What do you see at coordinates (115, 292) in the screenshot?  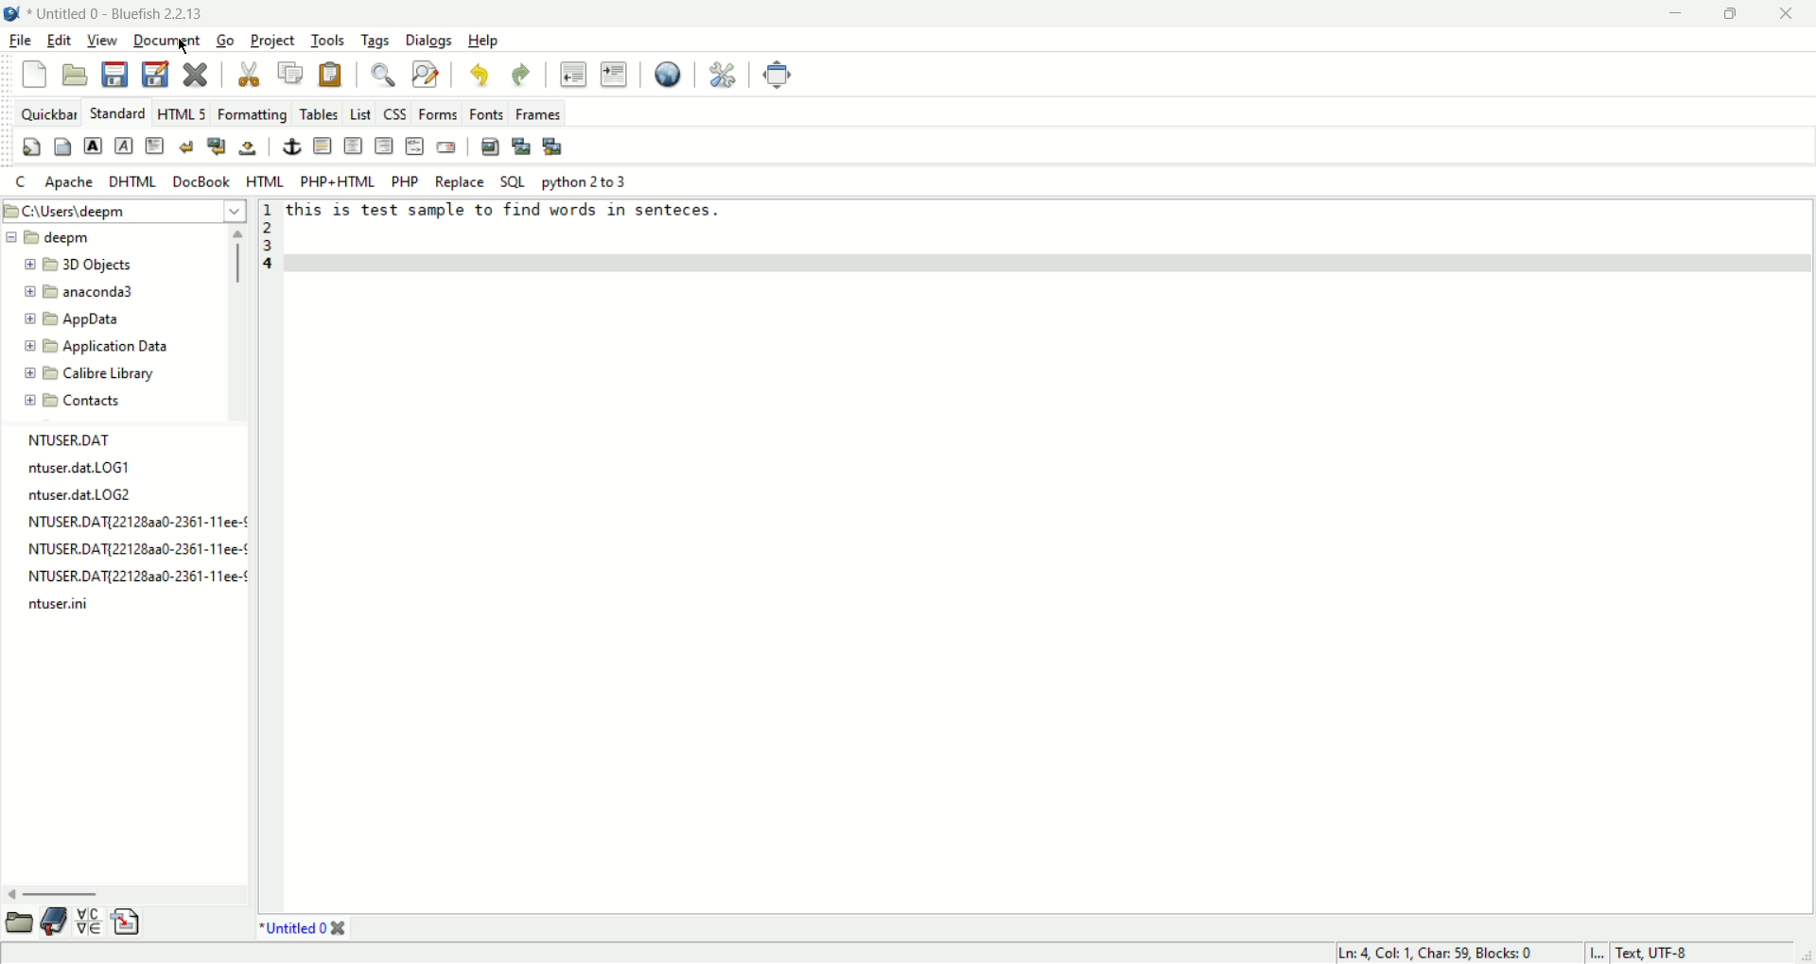 I see `anaconda3` at bounding box center [115, 292].